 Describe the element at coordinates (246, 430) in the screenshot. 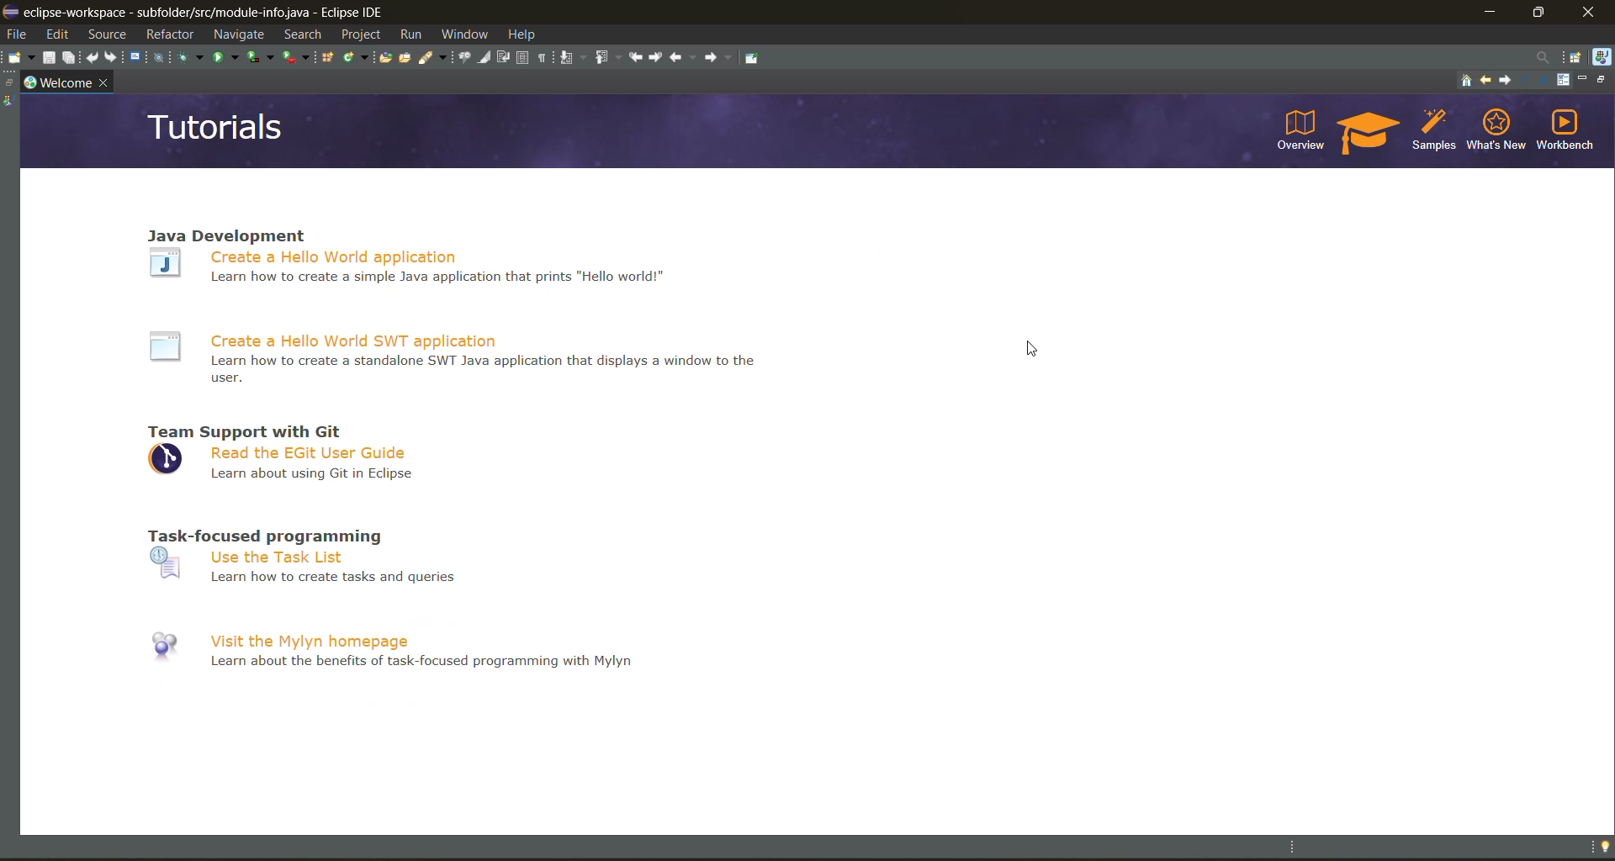

I see `team support with GIt` at that location.